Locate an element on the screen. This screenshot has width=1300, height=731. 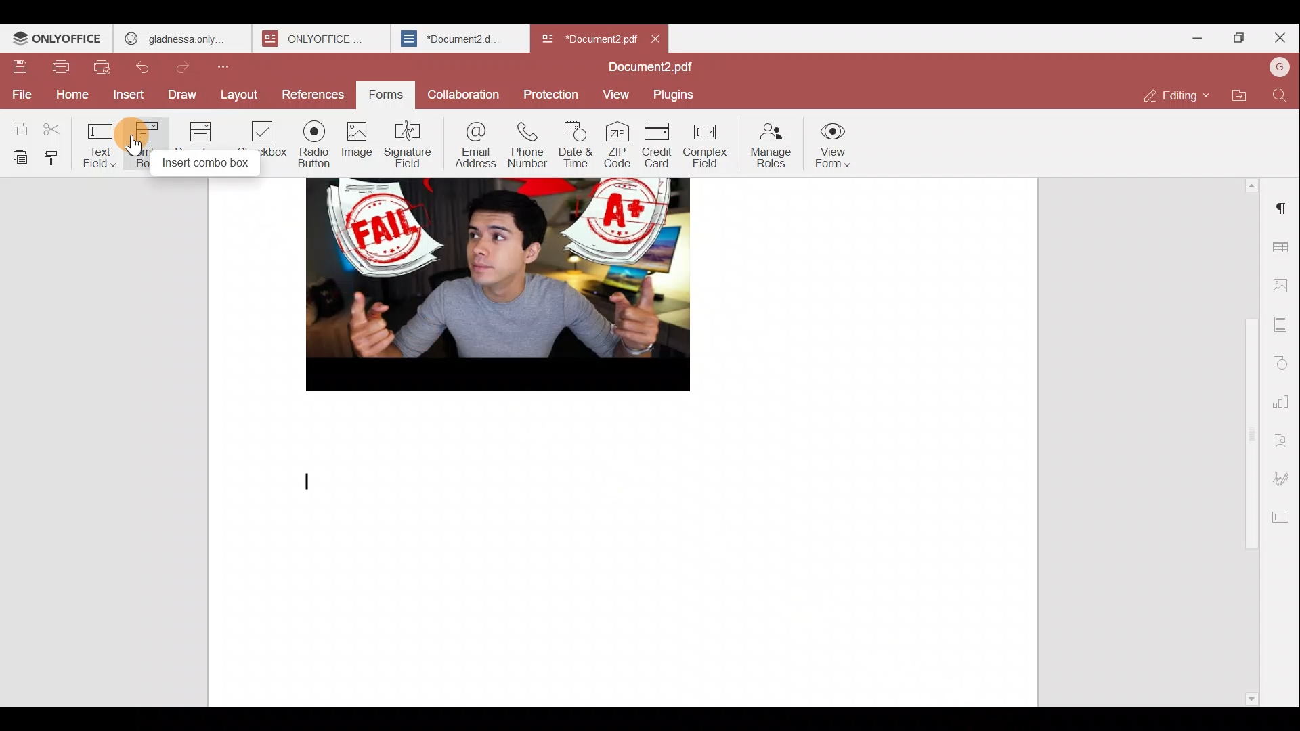
Quick print is located at coordinates (102, 68).